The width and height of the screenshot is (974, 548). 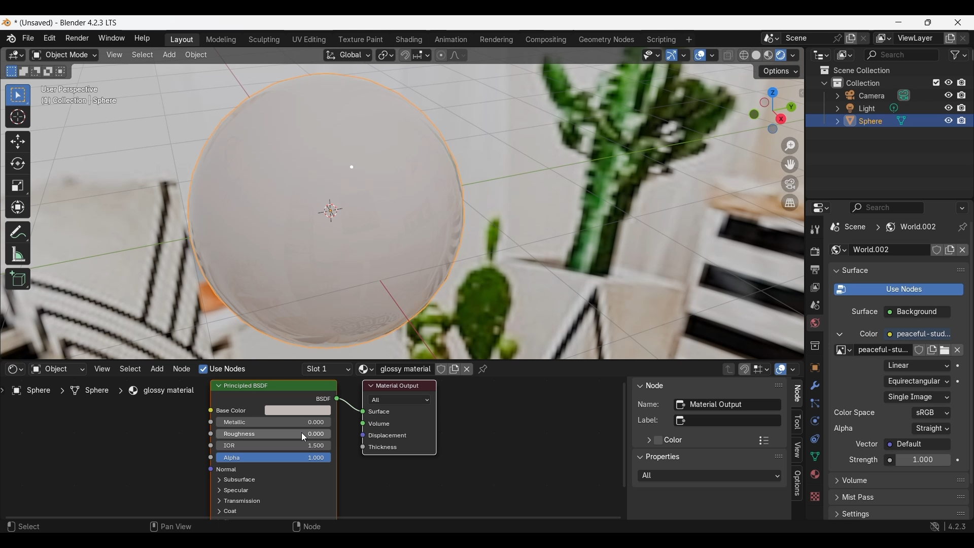 I want to click on sphere, so click(x=872, y=122).